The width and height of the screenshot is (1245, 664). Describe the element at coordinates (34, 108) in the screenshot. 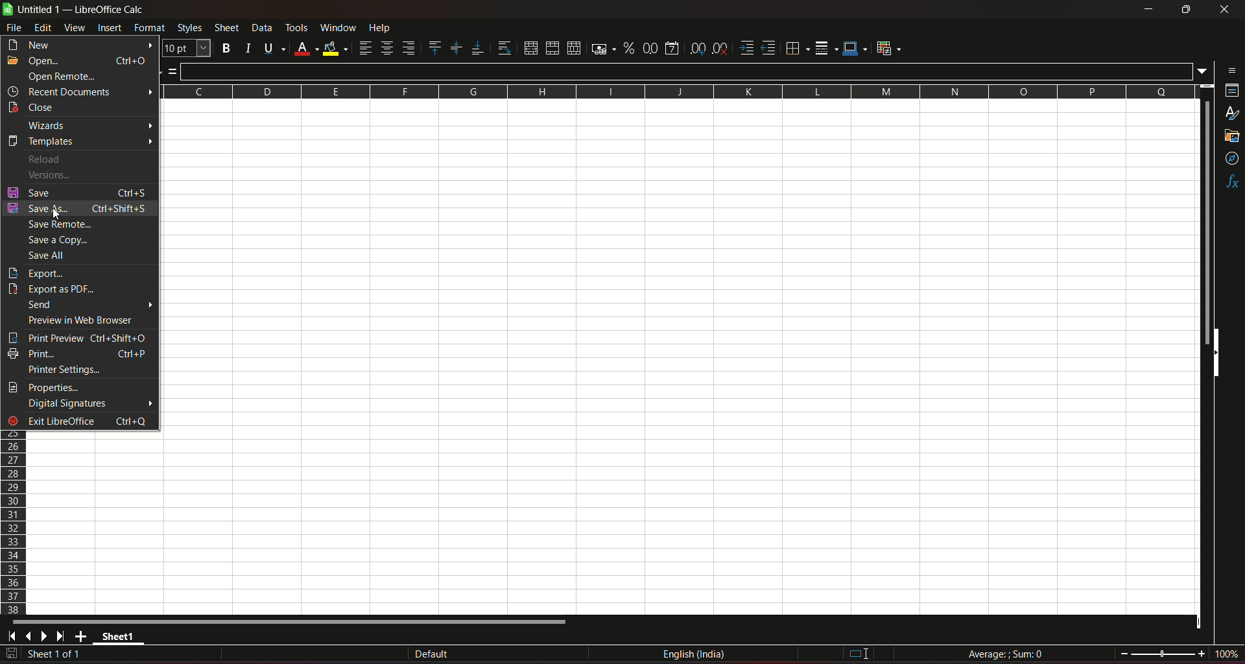

I see `close` at that location.